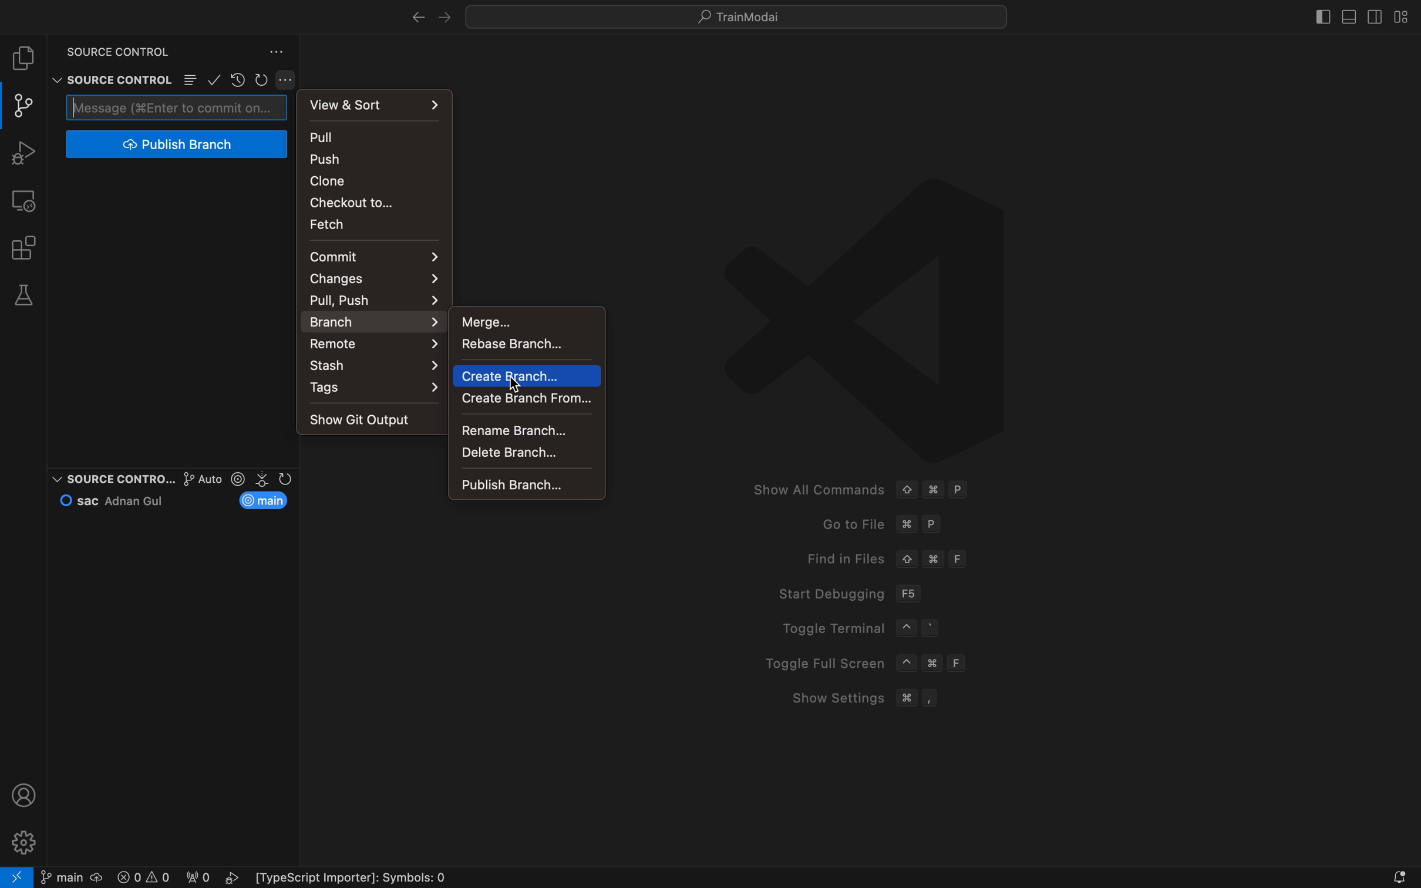 Image resolution: width=1421 pixels, height=888 pixels. Describe the element at coordinates (28, 153) in the screenshot. I see `debug` at that location.